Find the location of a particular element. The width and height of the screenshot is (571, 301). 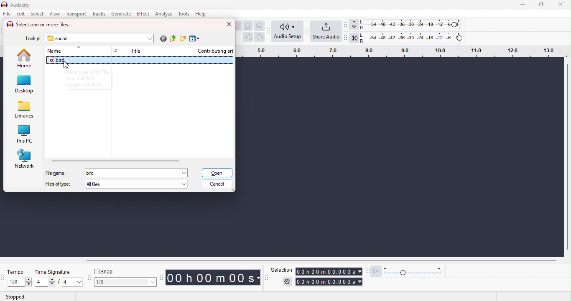

edit is located at coordinates (21, 14).